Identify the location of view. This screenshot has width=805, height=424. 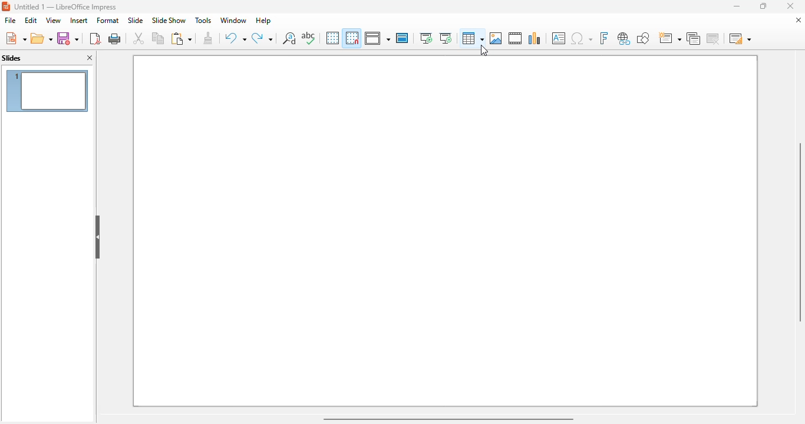
(377, 38).